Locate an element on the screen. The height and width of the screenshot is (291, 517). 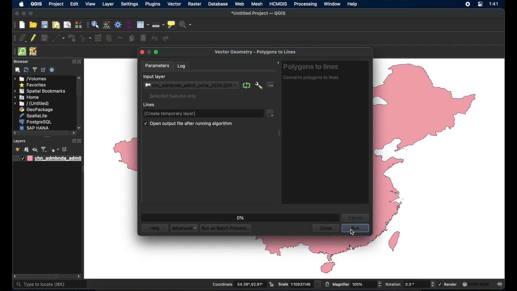
lock scale is located at coordinates (327, 284).